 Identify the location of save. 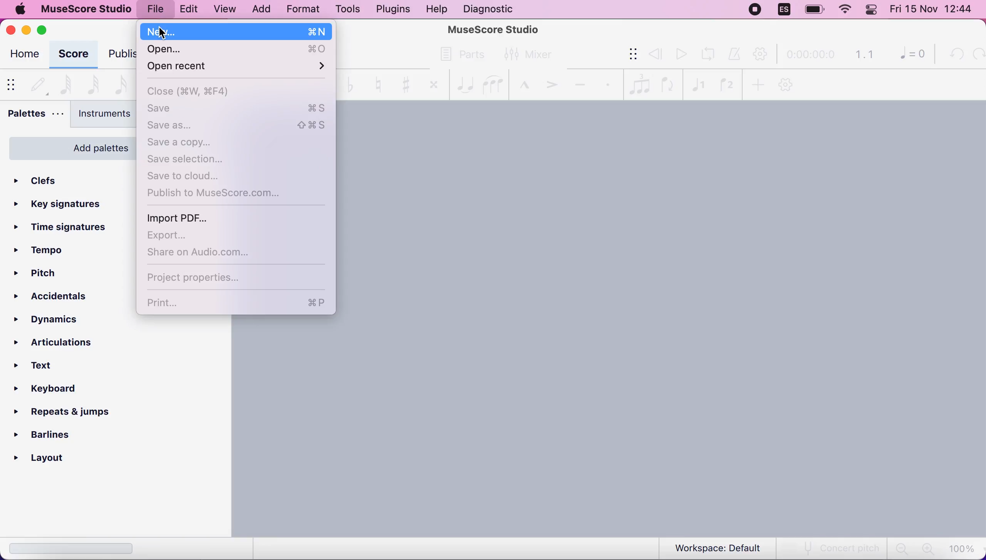
(238, 110).